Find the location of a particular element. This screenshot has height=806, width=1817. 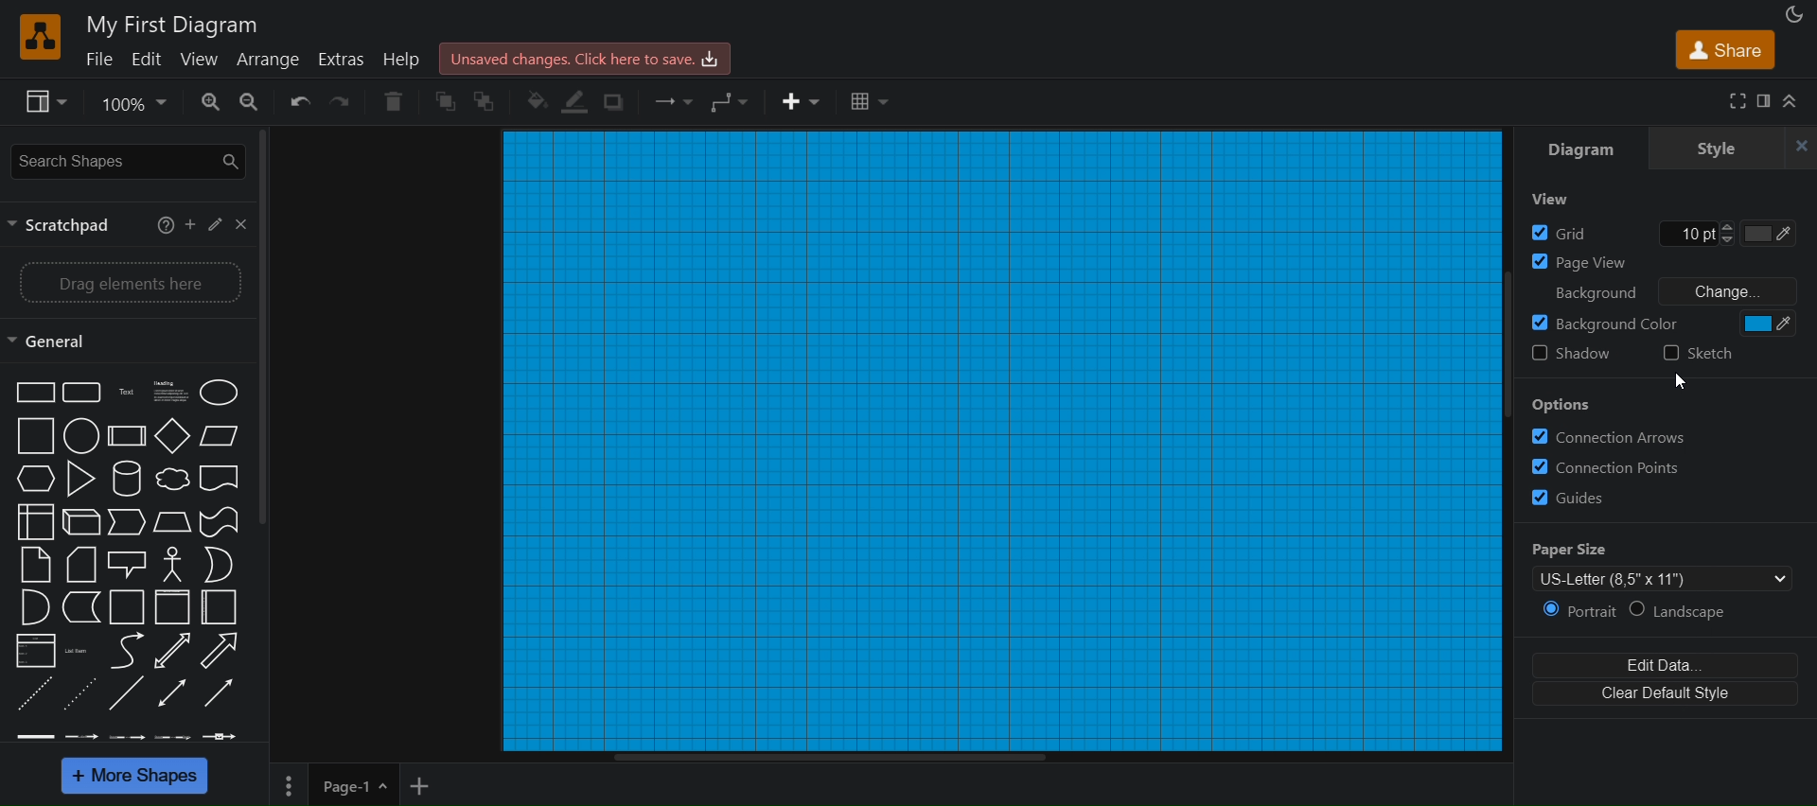

background is located at coordinates (1590, 289).